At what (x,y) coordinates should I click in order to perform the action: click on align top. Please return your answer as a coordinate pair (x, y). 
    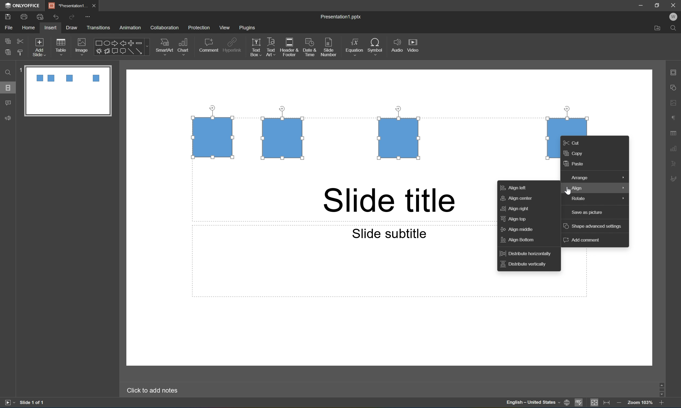
    Looking at the image, I should click on (514, 219).